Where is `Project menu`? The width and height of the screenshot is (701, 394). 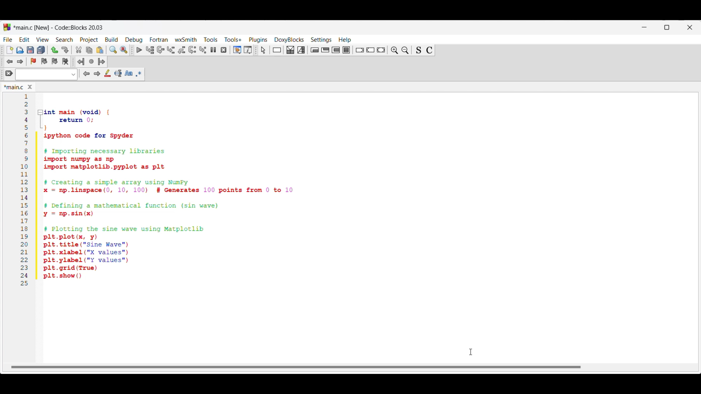
Project menu is located at coordinates (89, 40).